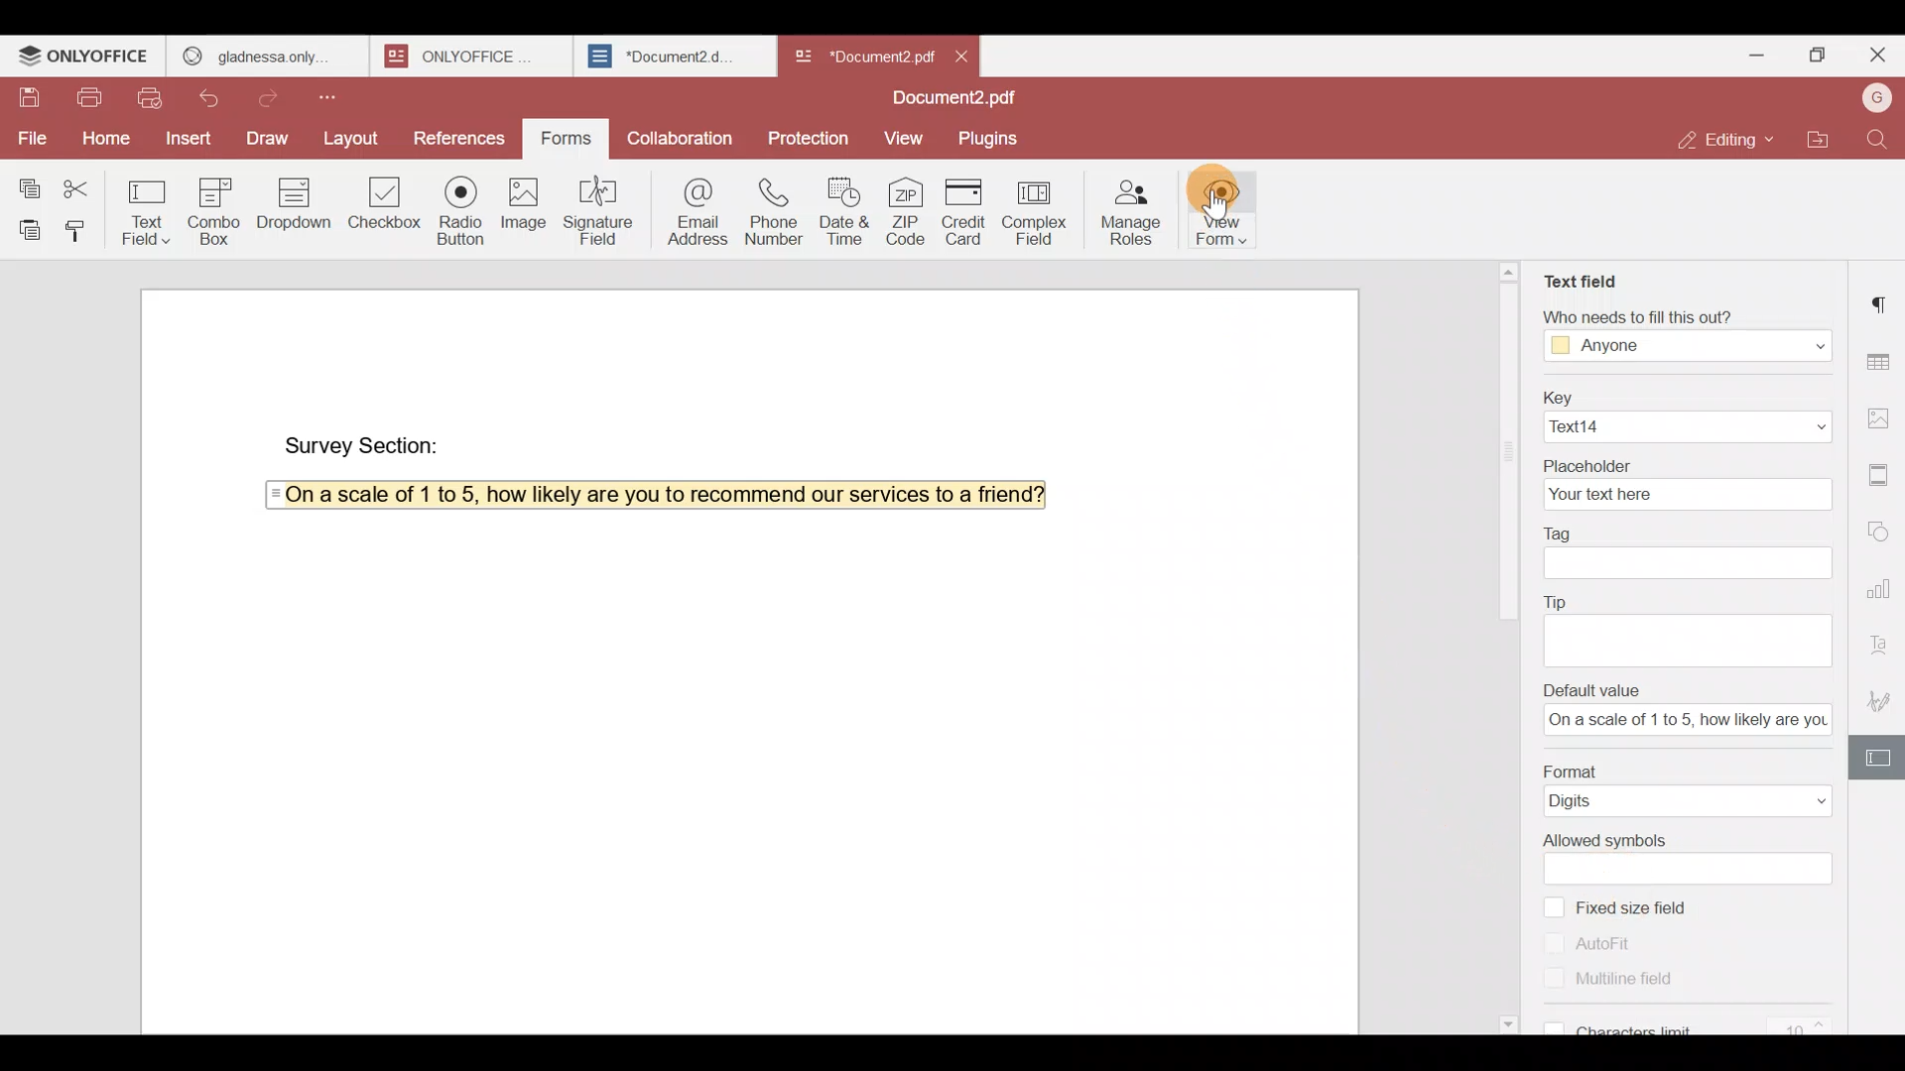 The height and width of the screenshot is (1071, 1905). I want to click on Table settings, so click(1882, 360).